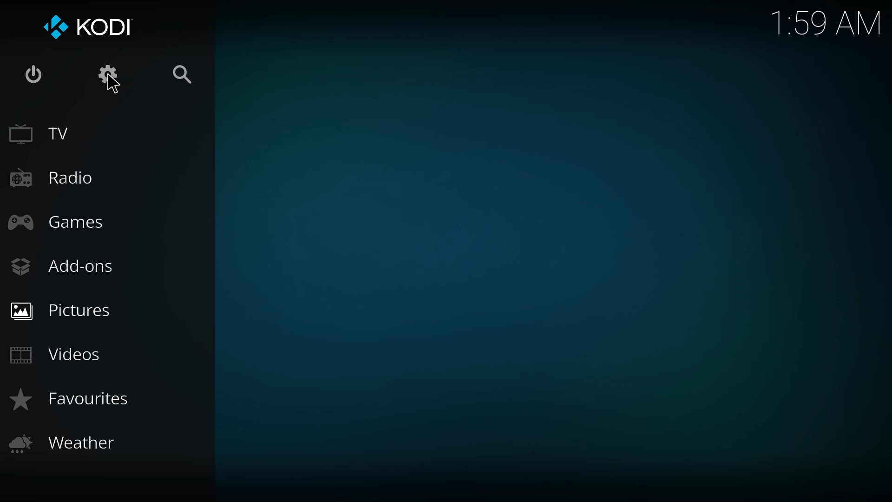 The height and width of the screenshot is (502, 892). Describe the element at coordinates (182, 74) in the screenshot. I see `search` at that location.